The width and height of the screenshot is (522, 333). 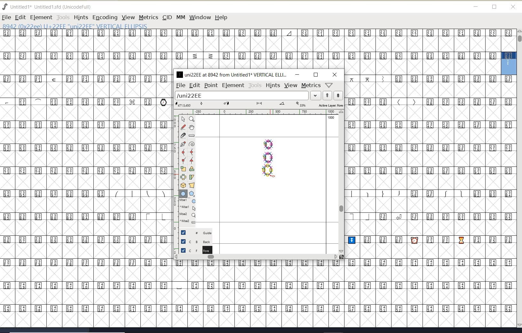 What do you see at coordinates (192, 119) in the screenshot?
I see `magnify` at bounding box center [192, 119].